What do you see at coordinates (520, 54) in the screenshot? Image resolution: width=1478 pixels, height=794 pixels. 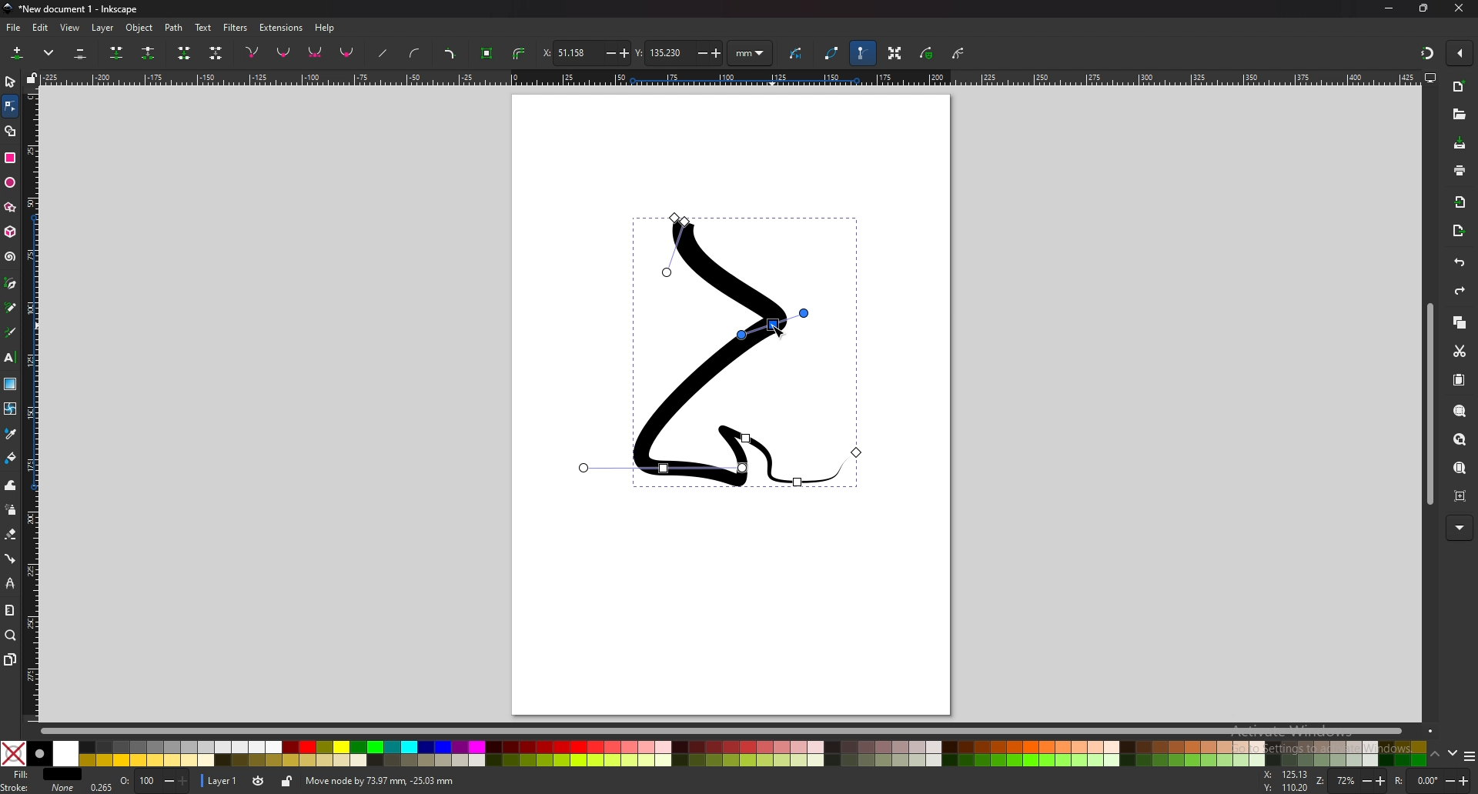 I see `stroke to path` at bounding box center [520, 54].